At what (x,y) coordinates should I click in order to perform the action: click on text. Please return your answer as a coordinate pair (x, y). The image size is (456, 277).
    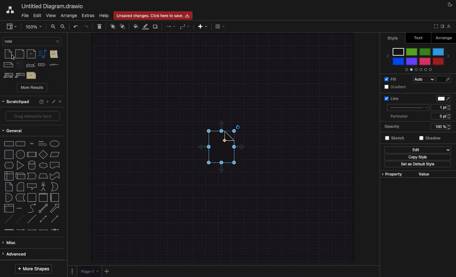
    Looking at the image, I should click on (32, 143).